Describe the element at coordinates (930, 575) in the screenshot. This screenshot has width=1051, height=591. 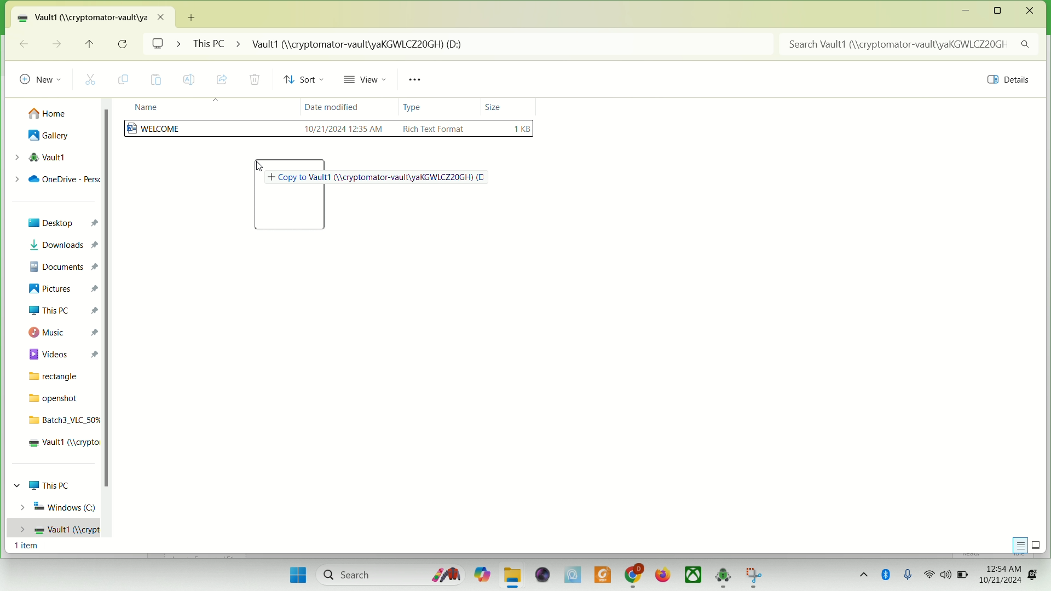
I see `wifi` at that location.